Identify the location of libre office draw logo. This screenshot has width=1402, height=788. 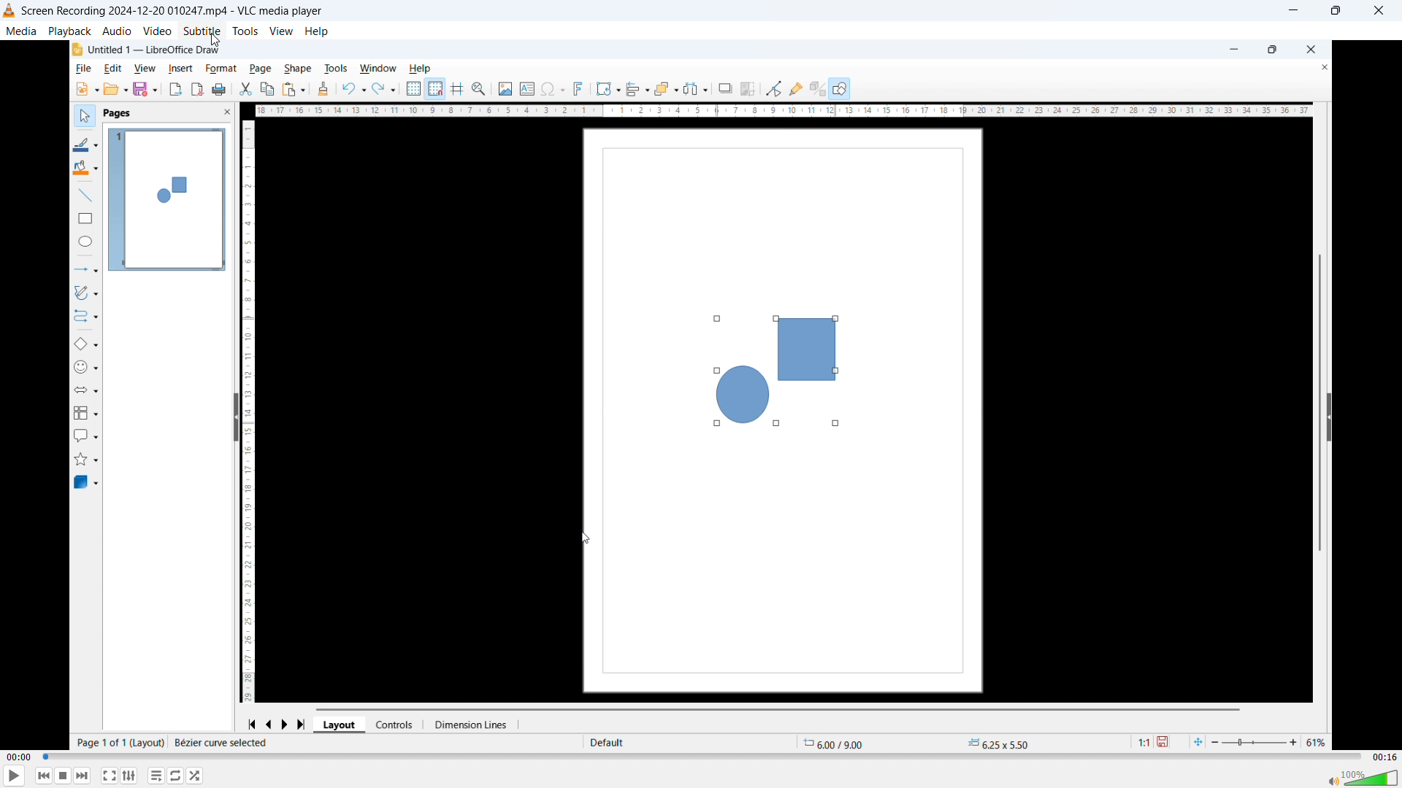
(76, 50).